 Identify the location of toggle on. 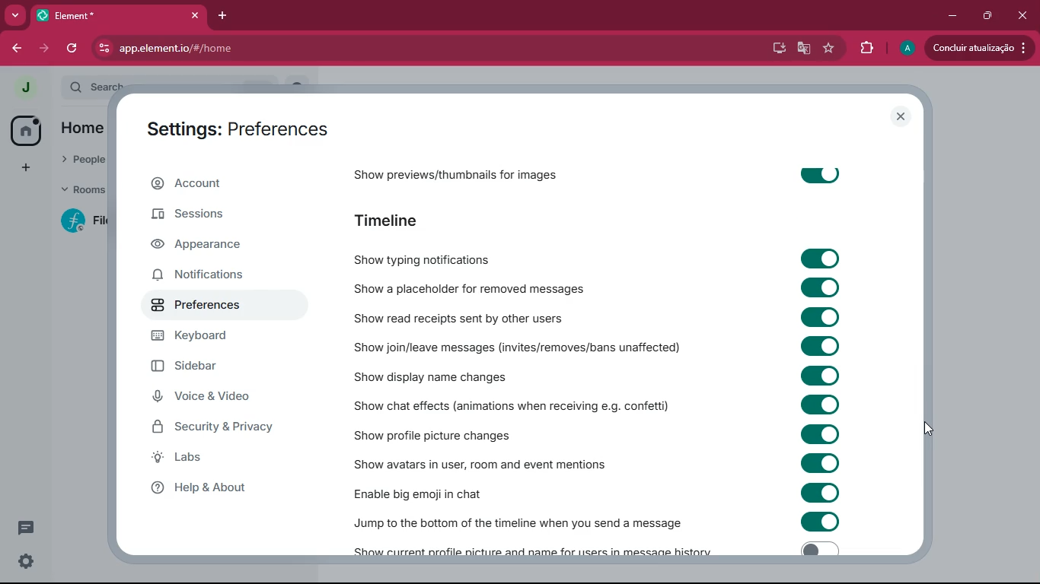
(818, 174).